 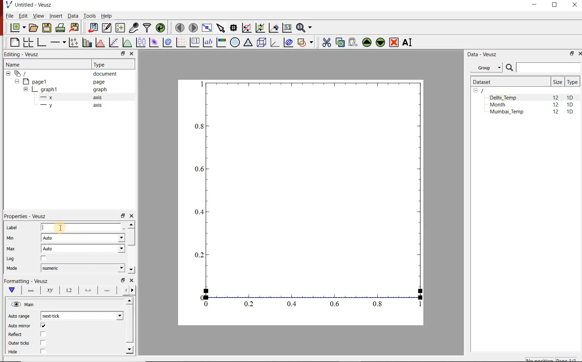 I want to click on Min, so click(x=10, y=238).